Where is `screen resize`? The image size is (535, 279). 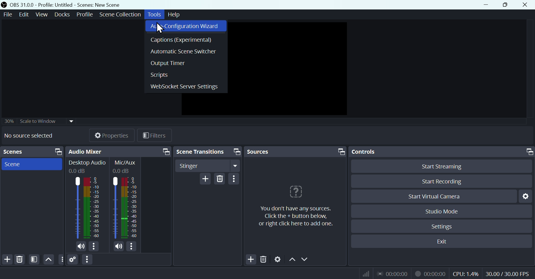
screen resize is located at coordinates (528, 152).